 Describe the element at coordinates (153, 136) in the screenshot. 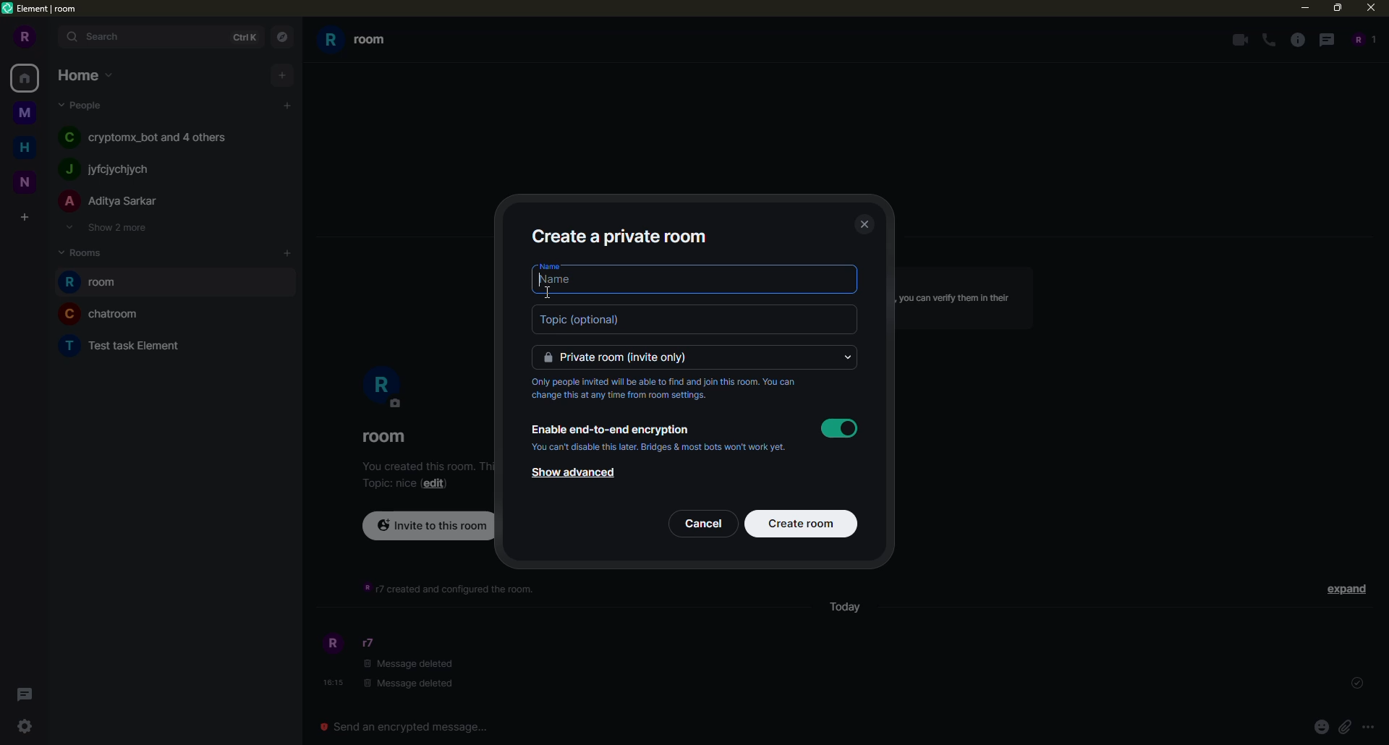

I see `people` at that location.